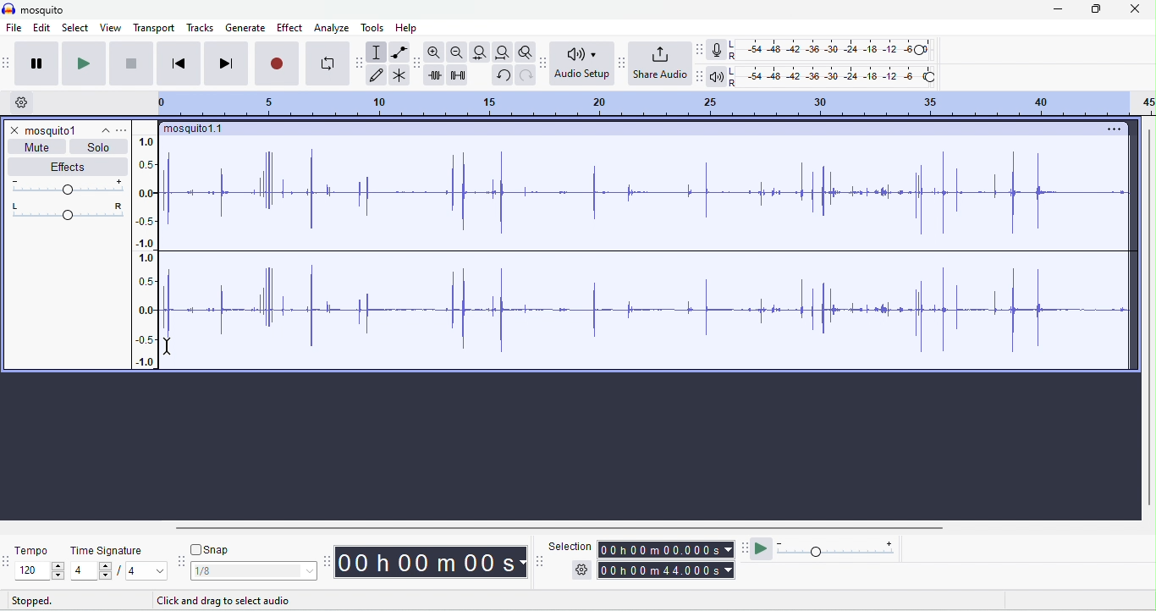 The height and width of the screenshot is (611, 1156). I want to click on short to menu, so click(212, 602).